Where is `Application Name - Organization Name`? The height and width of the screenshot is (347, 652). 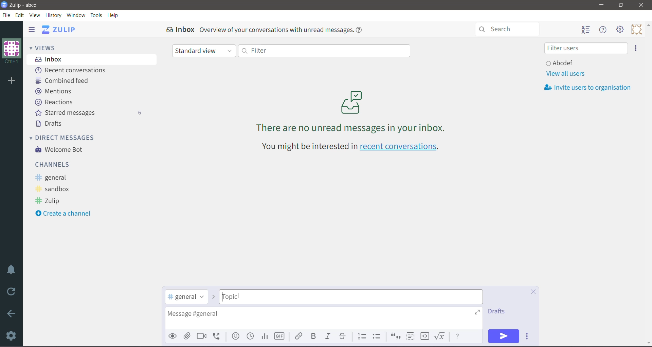
Application Name - Organization Name is located at coordinates (28, 5).